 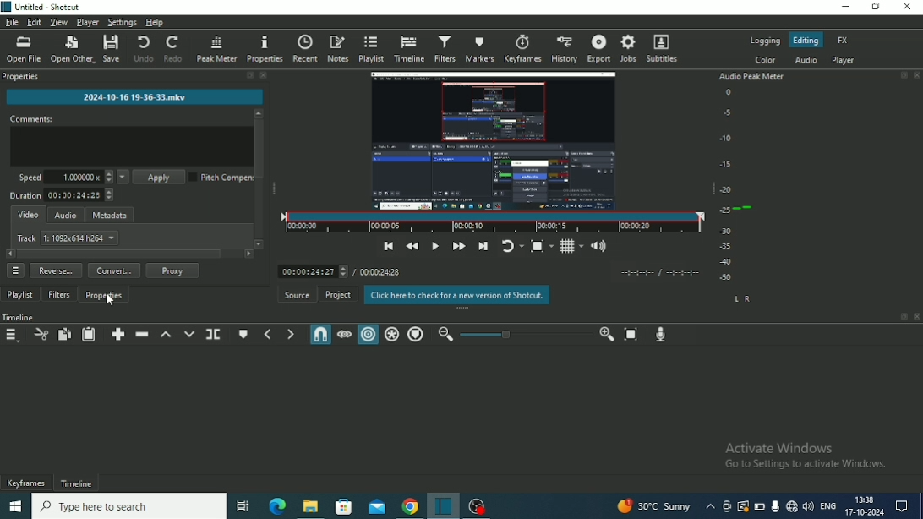 I want to click on Timeline, so click(x=408, y=48).